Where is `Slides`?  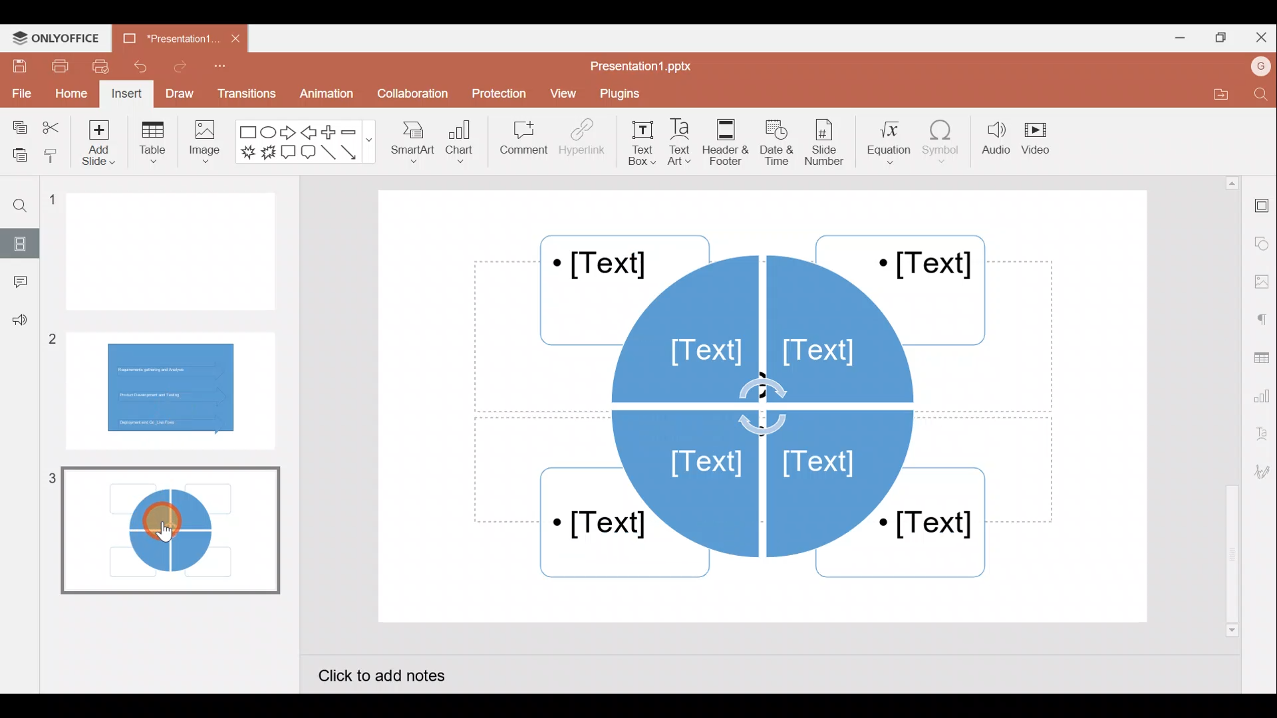
Slides is located at coordinates (23, 241).